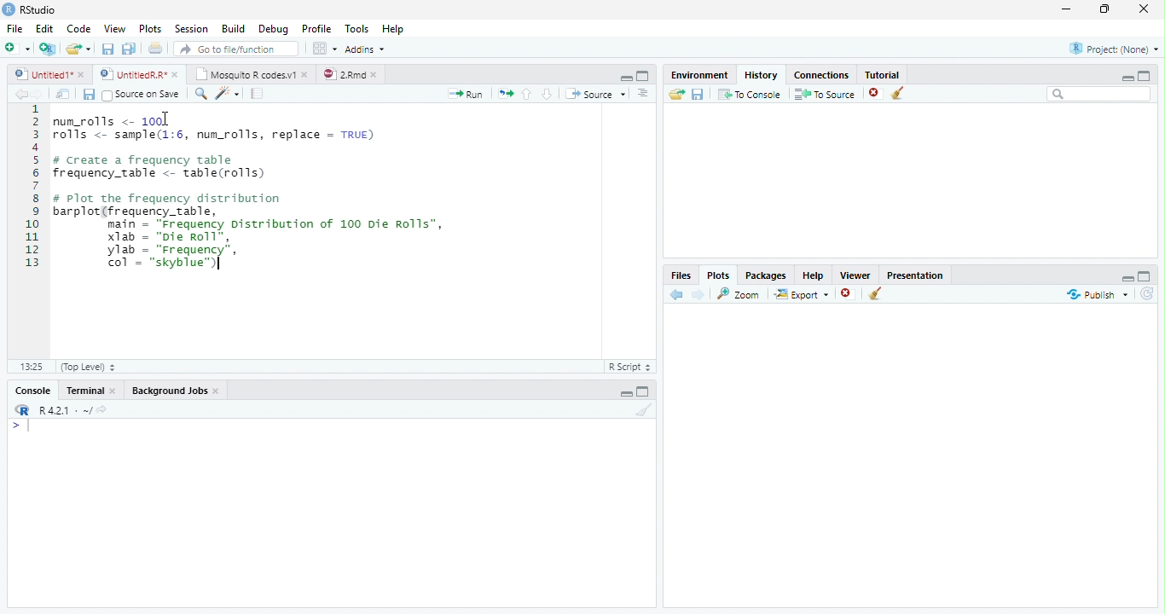  I want to click on Open an existing file, so click(78, 49).